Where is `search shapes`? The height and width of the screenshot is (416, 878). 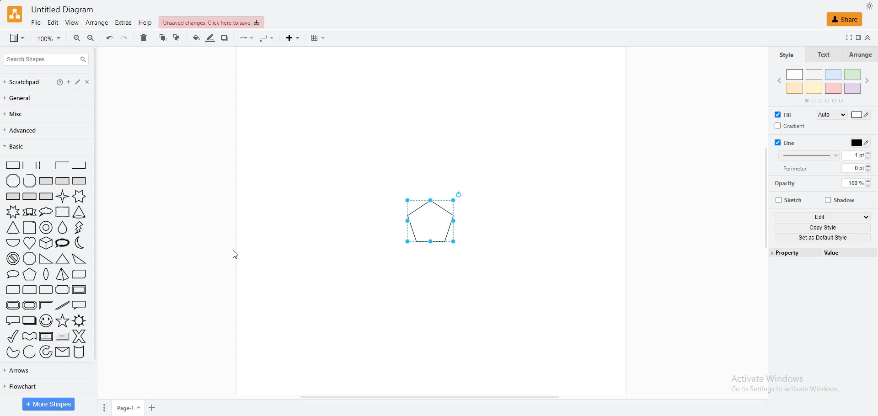
search shapes is located at coordinates (46, 59).